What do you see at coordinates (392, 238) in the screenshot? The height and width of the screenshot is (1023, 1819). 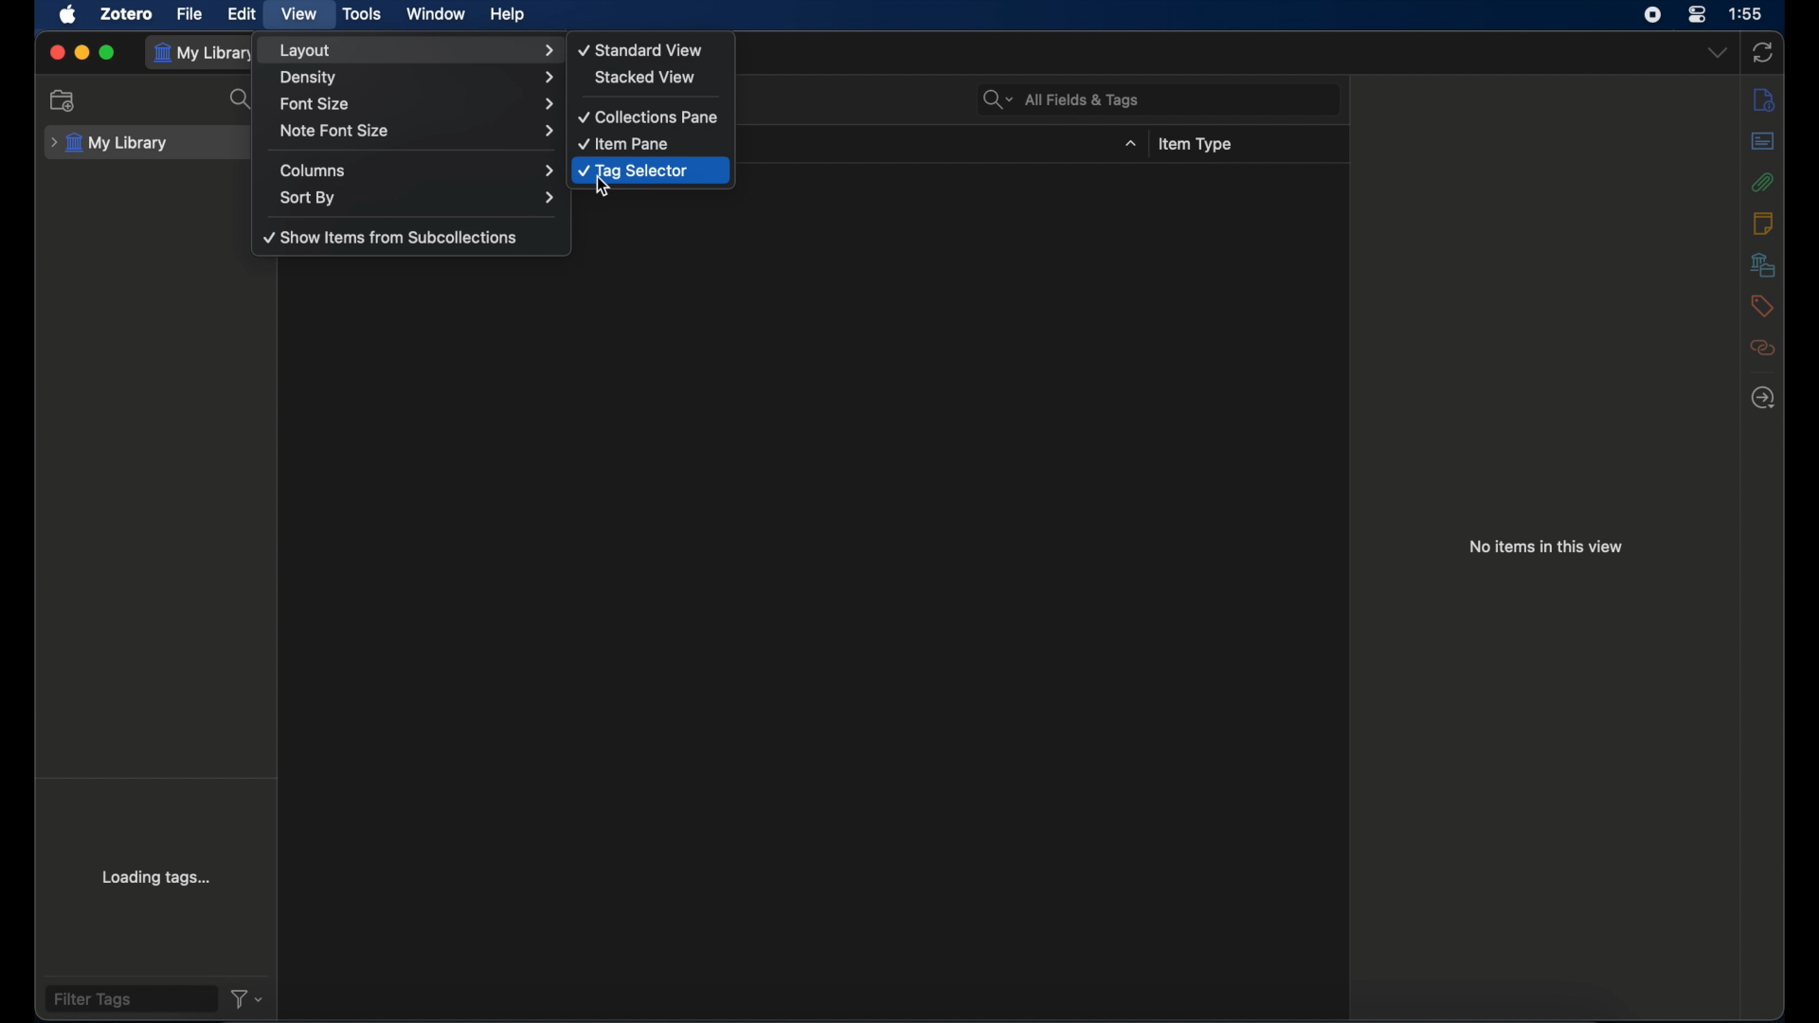 I see `show items from subcolelctions` at bounding box center [392, 238].